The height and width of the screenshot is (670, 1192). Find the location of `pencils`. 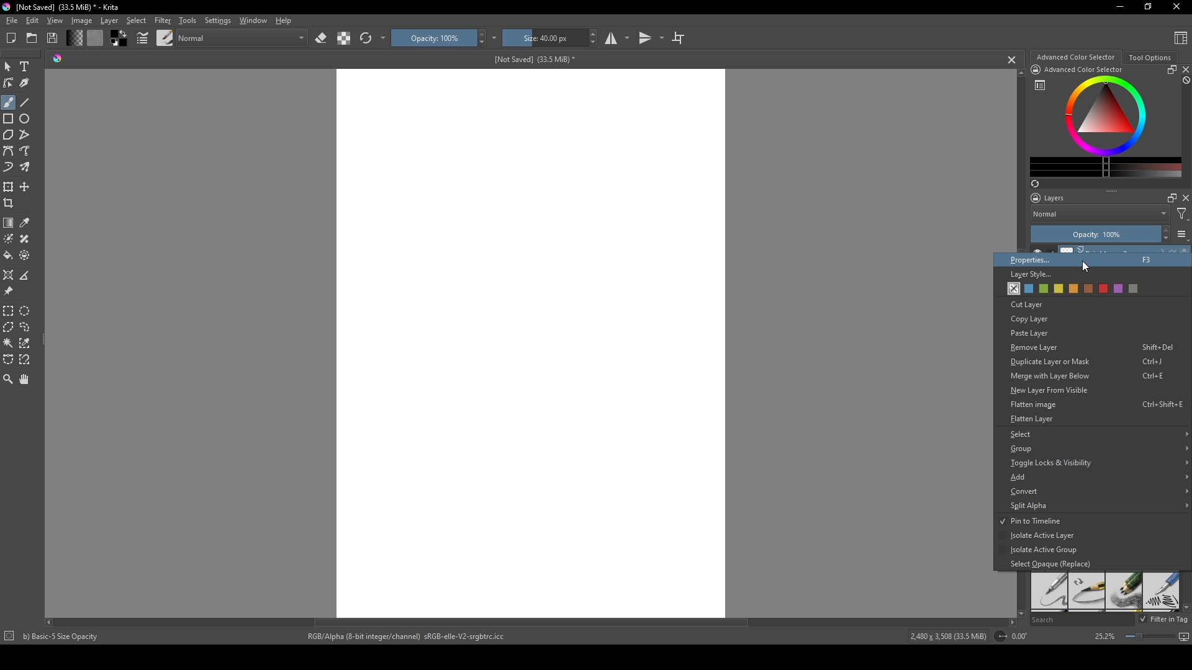

pencils is located at coordinates (1123, 592).